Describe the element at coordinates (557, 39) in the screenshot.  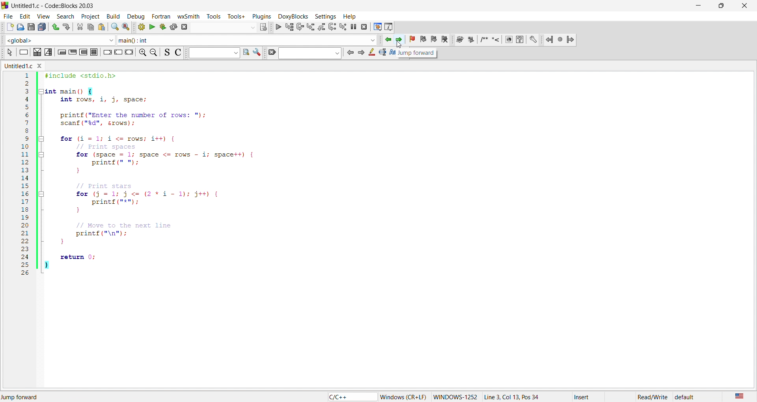
I see `jump icons` at that location.